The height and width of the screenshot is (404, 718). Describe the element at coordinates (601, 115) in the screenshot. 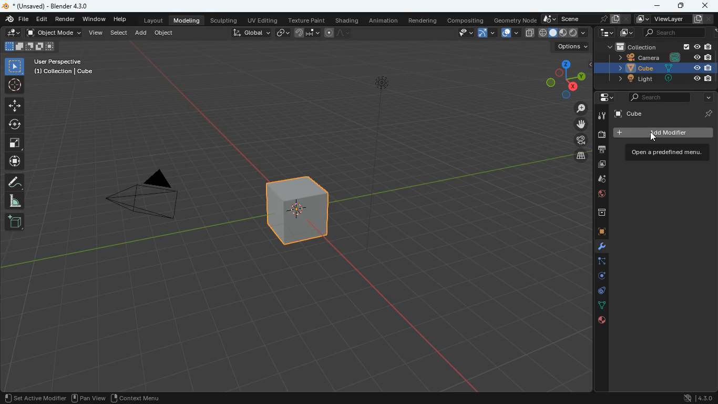

I see `tools` at that location.